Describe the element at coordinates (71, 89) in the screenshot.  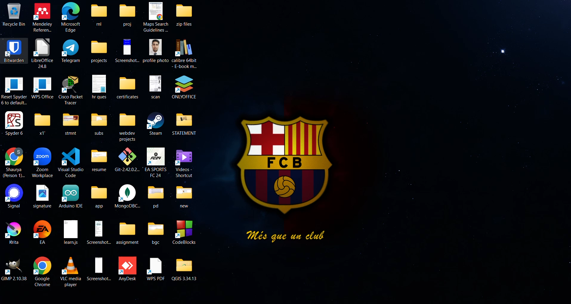
I see `Cisco Packet Tracer` at that location.